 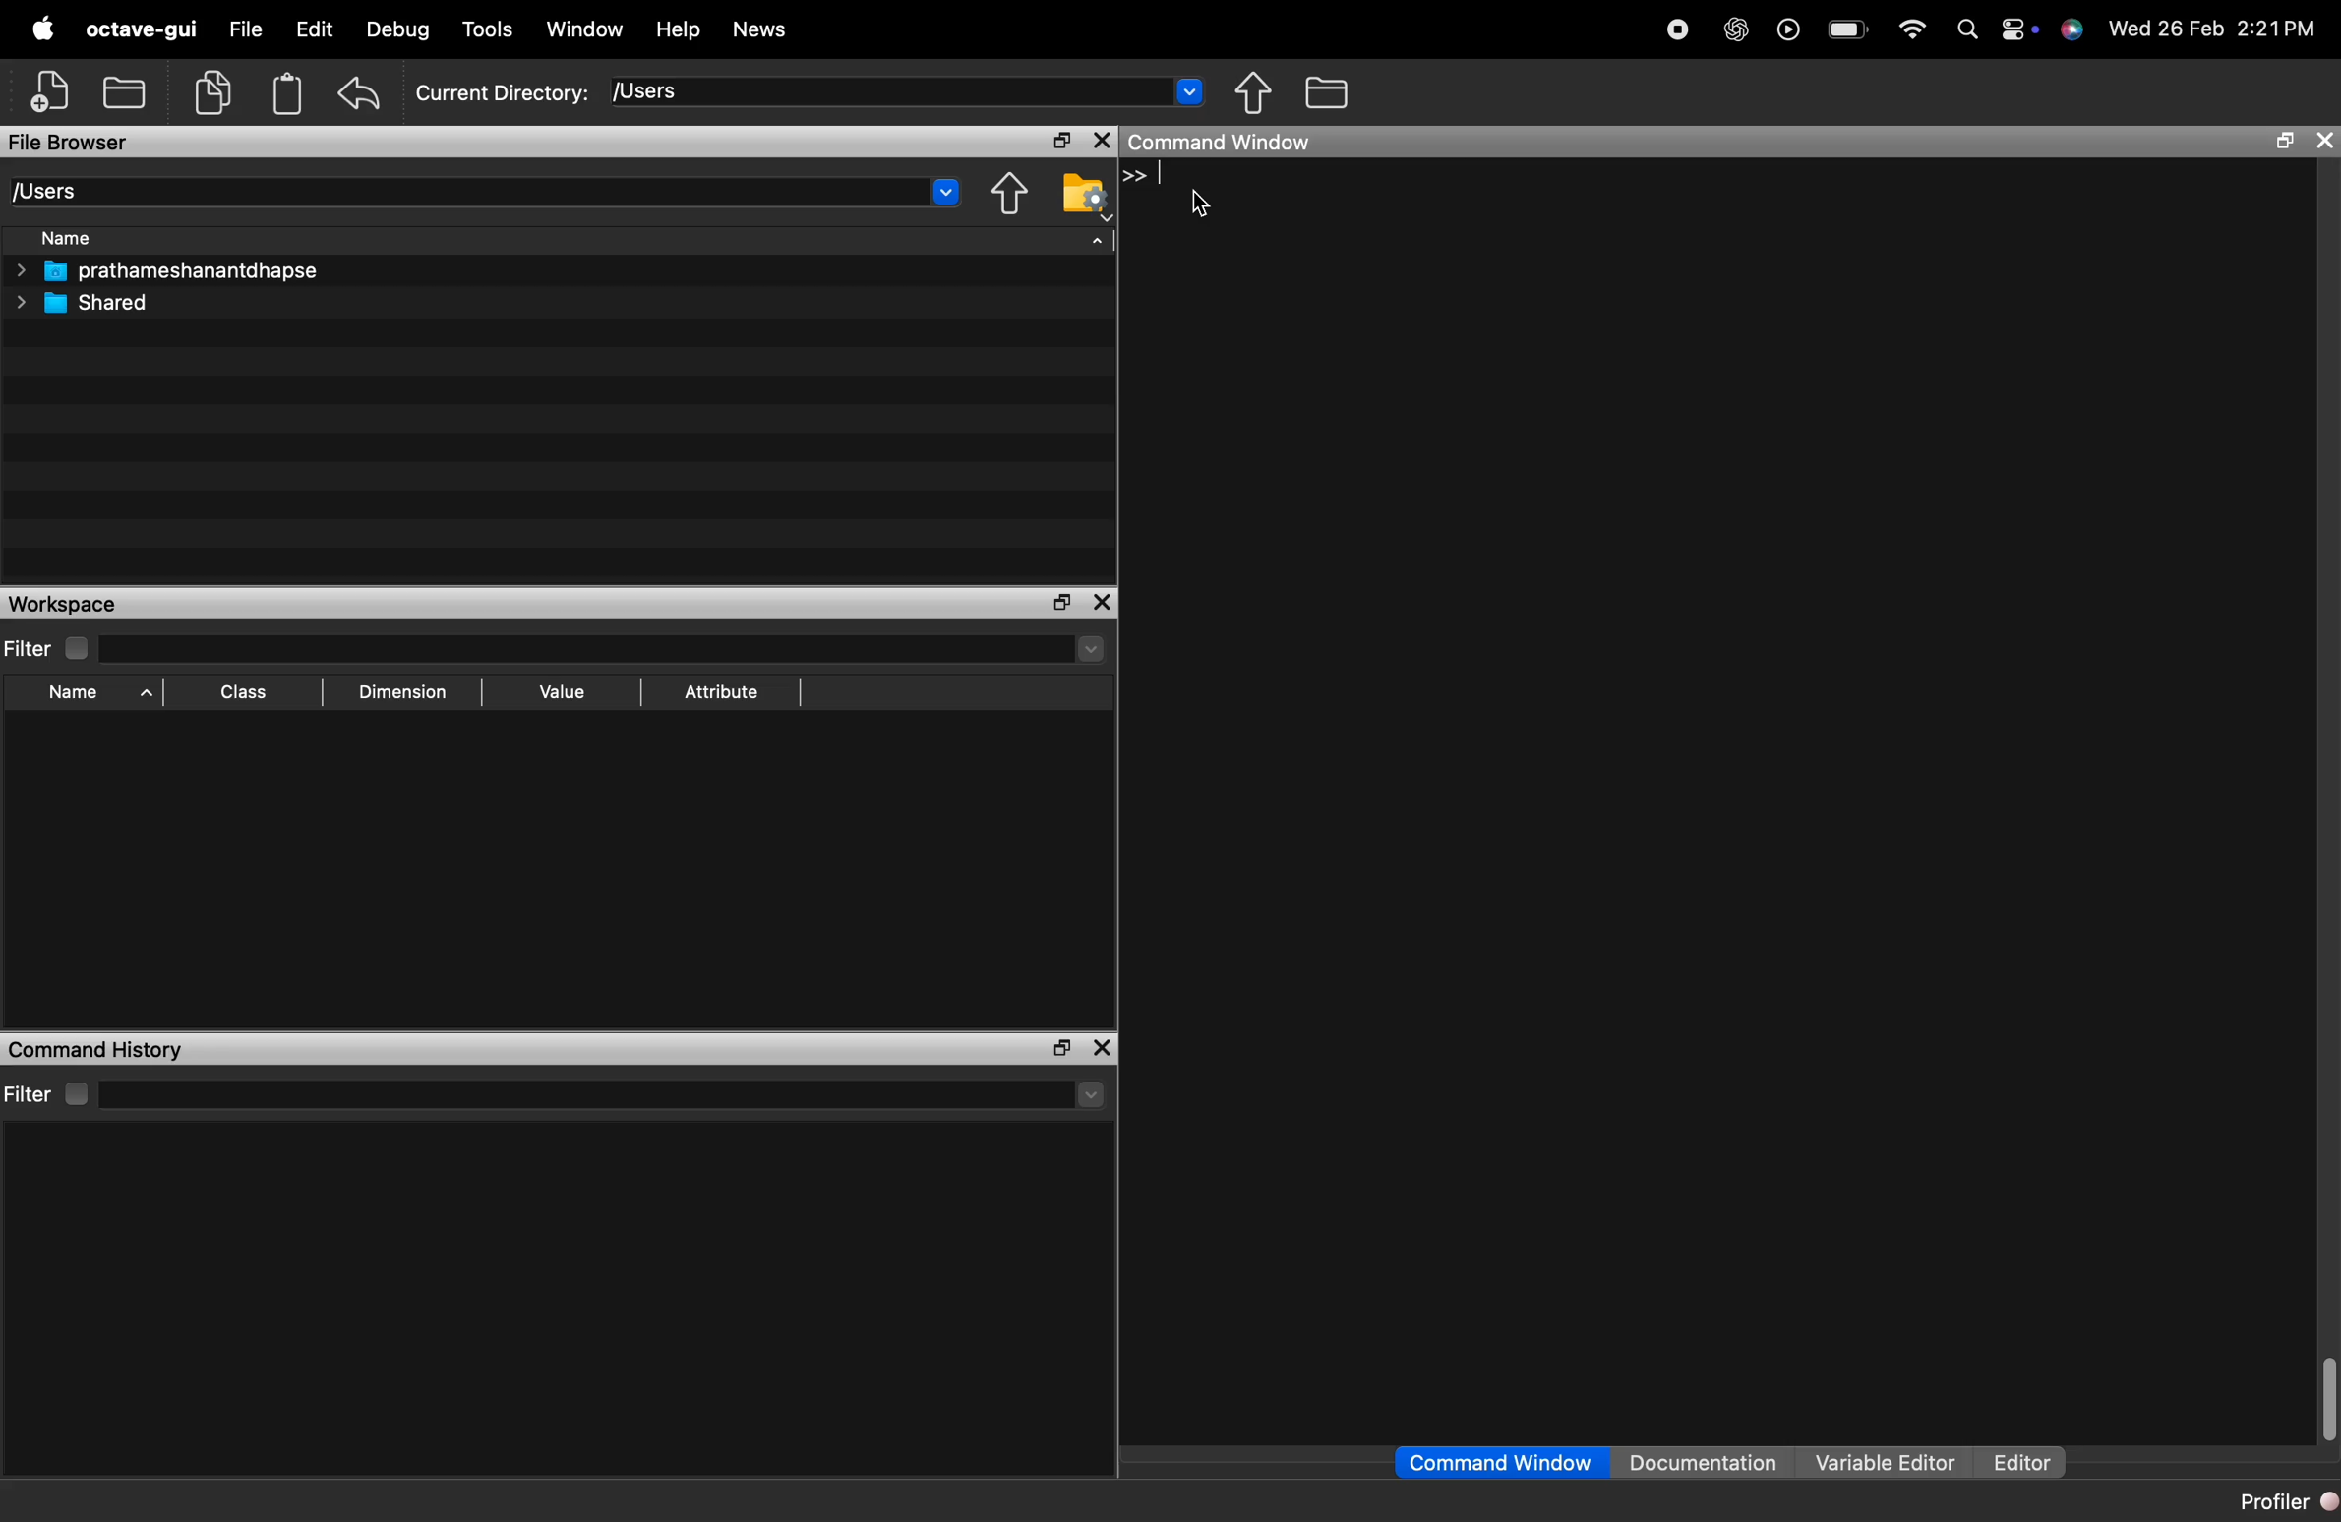 What do you see at coordinates (1091, 652) in the screenshot?
I see `dropdown` at bounding box center [1091, 652].